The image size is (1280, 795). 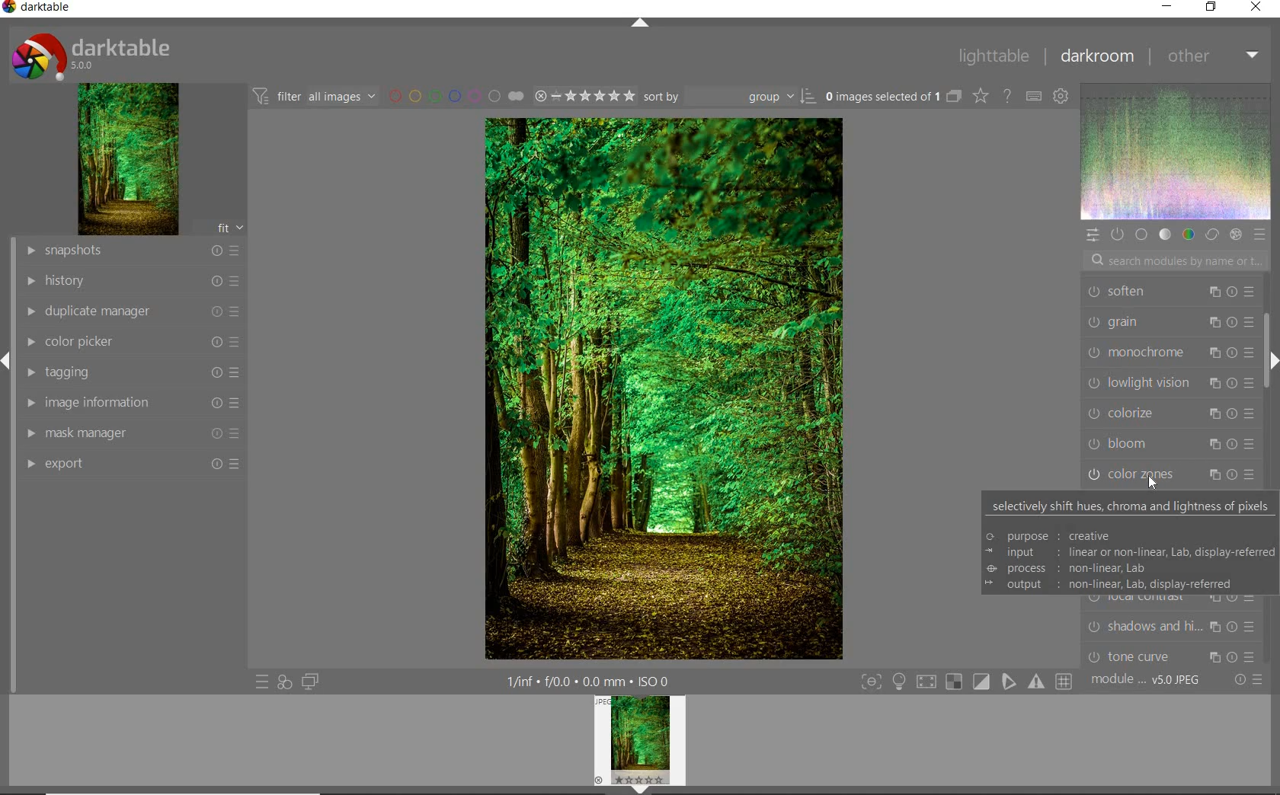 What do you see at coordinates (1176, 260) in the screenshot?
I see `SEARCH MODULES` at bounding box center [1176, 260].